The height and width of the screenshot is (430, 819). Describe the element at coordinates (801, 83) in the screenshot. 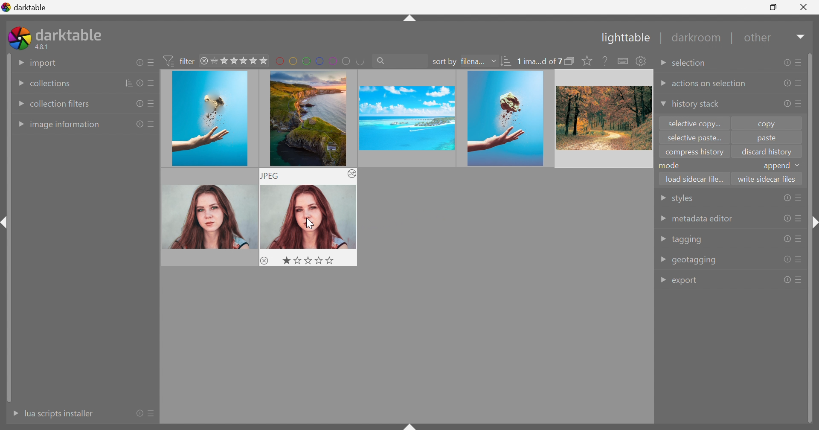

I see `presets` at that location.